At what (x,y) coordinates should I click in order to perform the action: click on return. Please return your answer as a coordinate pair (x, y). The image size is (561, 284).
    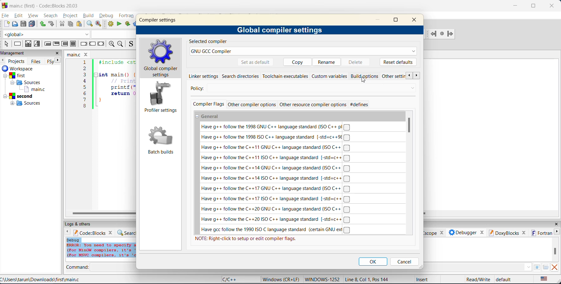
    Looking at the image, I should click on (102, 44).